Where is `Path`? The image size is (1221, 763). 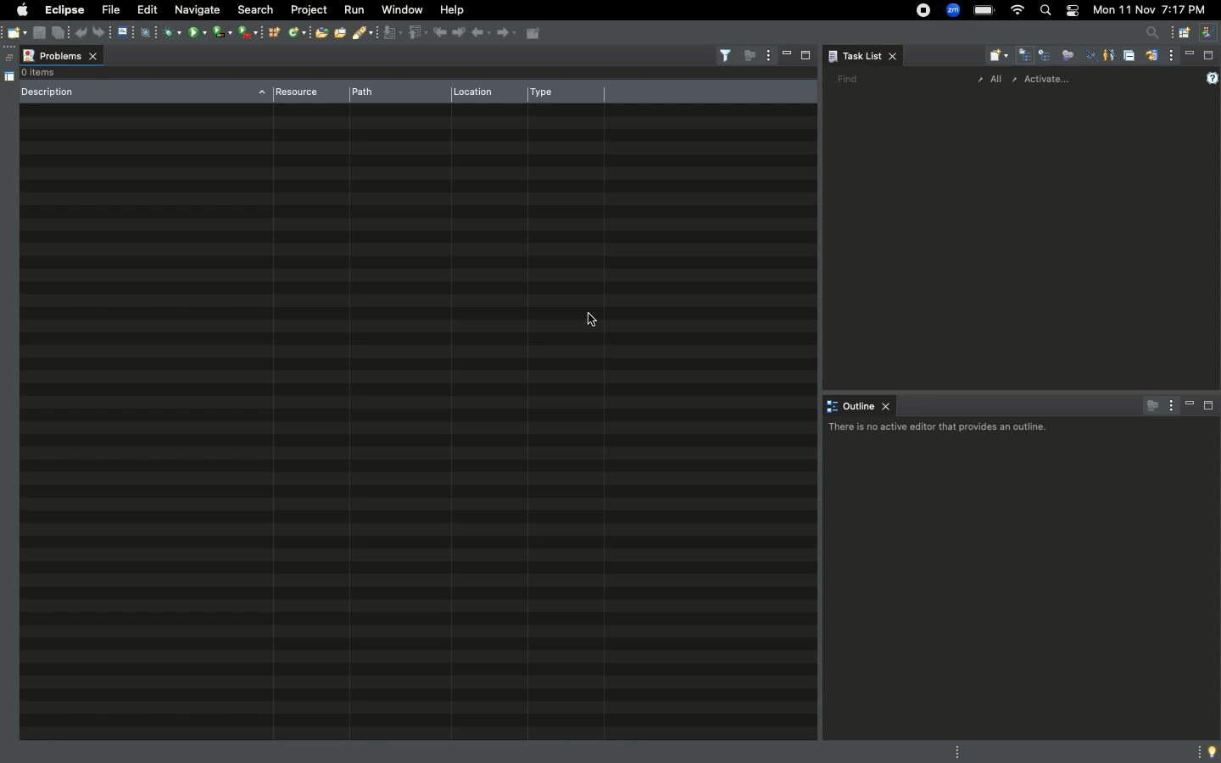 Path is located at coordinates (373, 92).